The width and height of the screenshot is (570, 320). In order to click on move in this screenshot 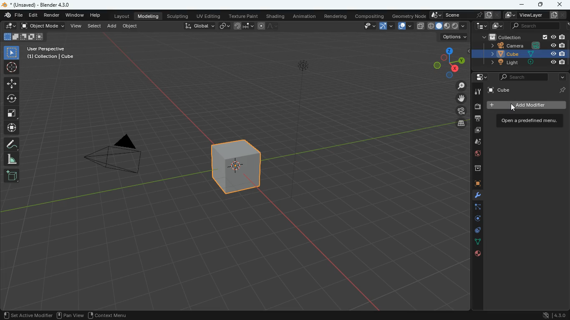, I will do `click(10, 84)`.